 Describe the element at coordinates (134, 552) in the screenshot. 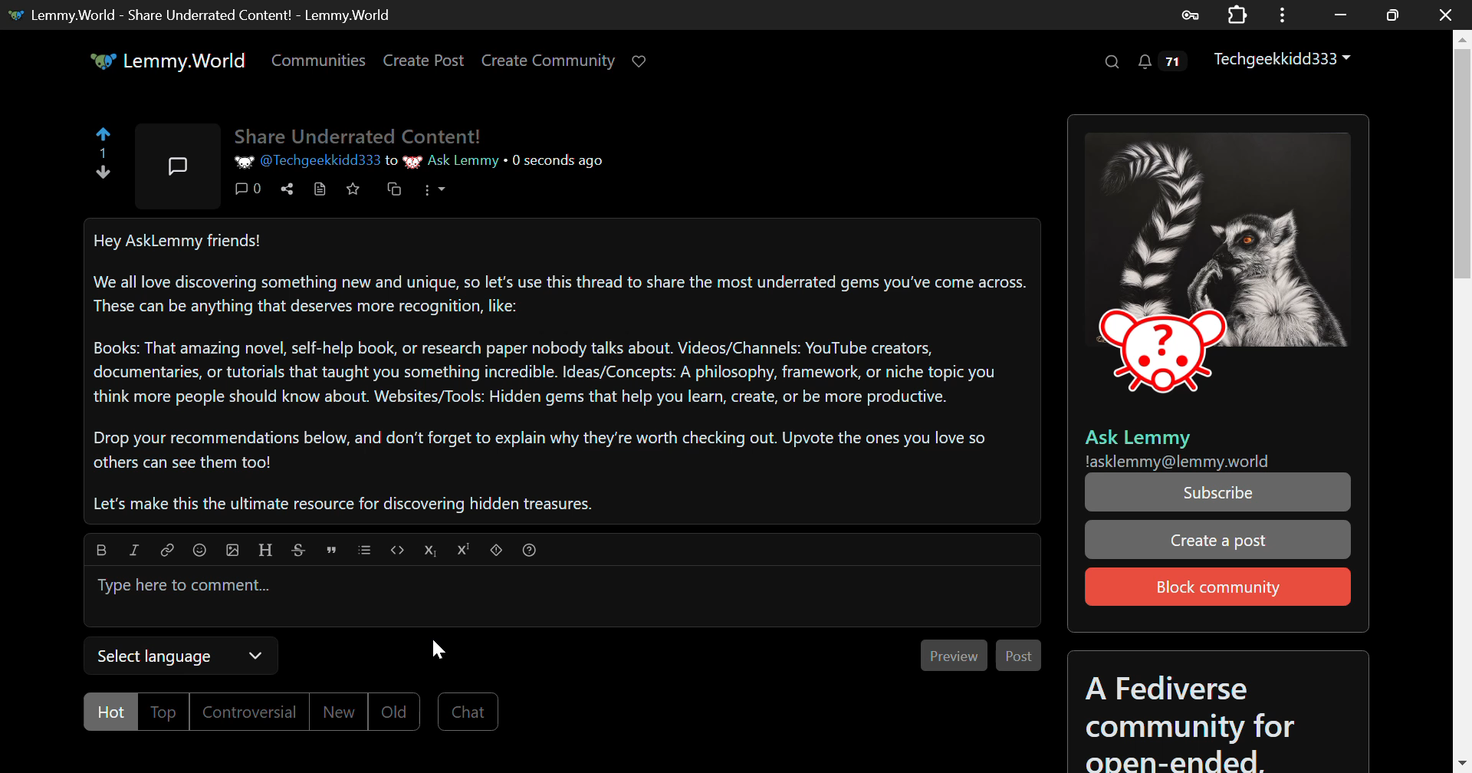

I see `Italic` at that location.